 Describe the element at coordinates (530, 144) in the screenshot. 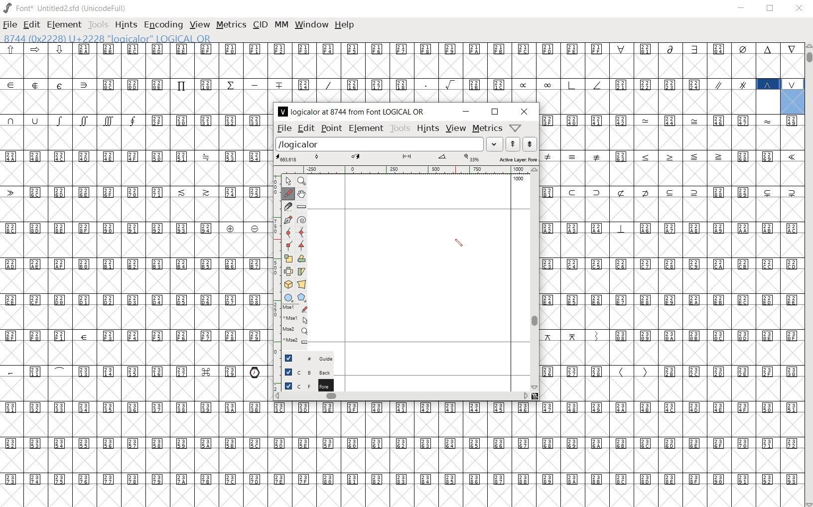

I see `show the previous word on the list` at that location.